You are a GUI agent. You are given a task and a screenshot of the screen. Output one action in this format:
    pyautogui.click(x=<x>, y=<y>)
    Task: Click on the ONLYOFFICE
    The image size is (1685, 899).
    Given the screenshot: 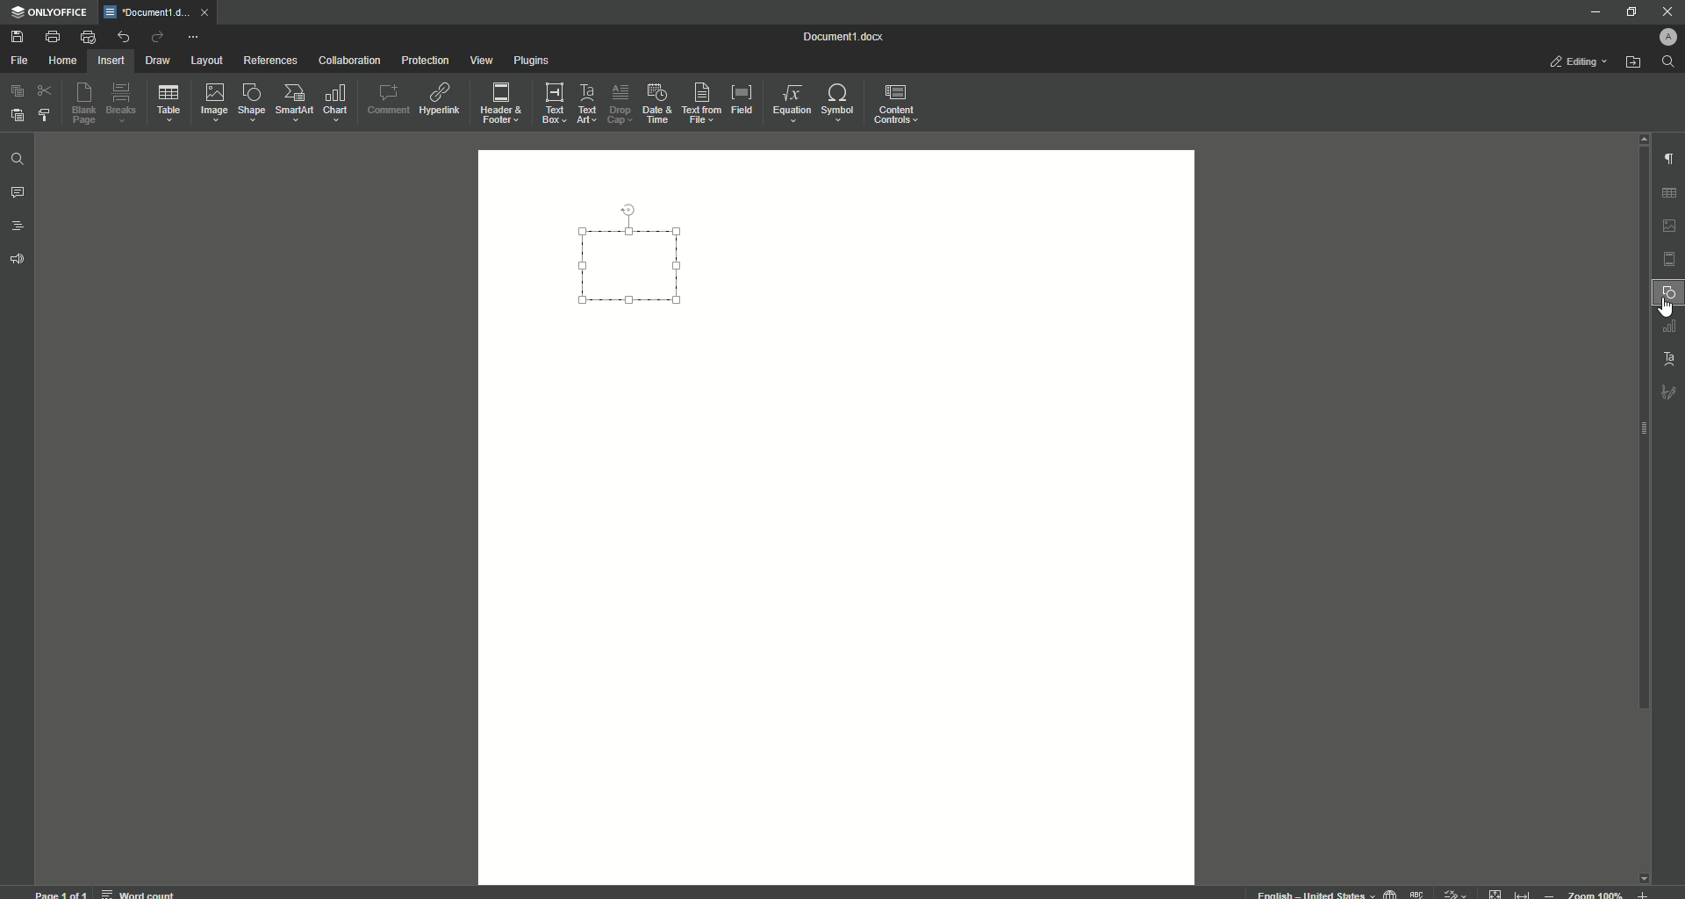 What is the action you would take?
    pyautogui.click(x=50, y=13)
    